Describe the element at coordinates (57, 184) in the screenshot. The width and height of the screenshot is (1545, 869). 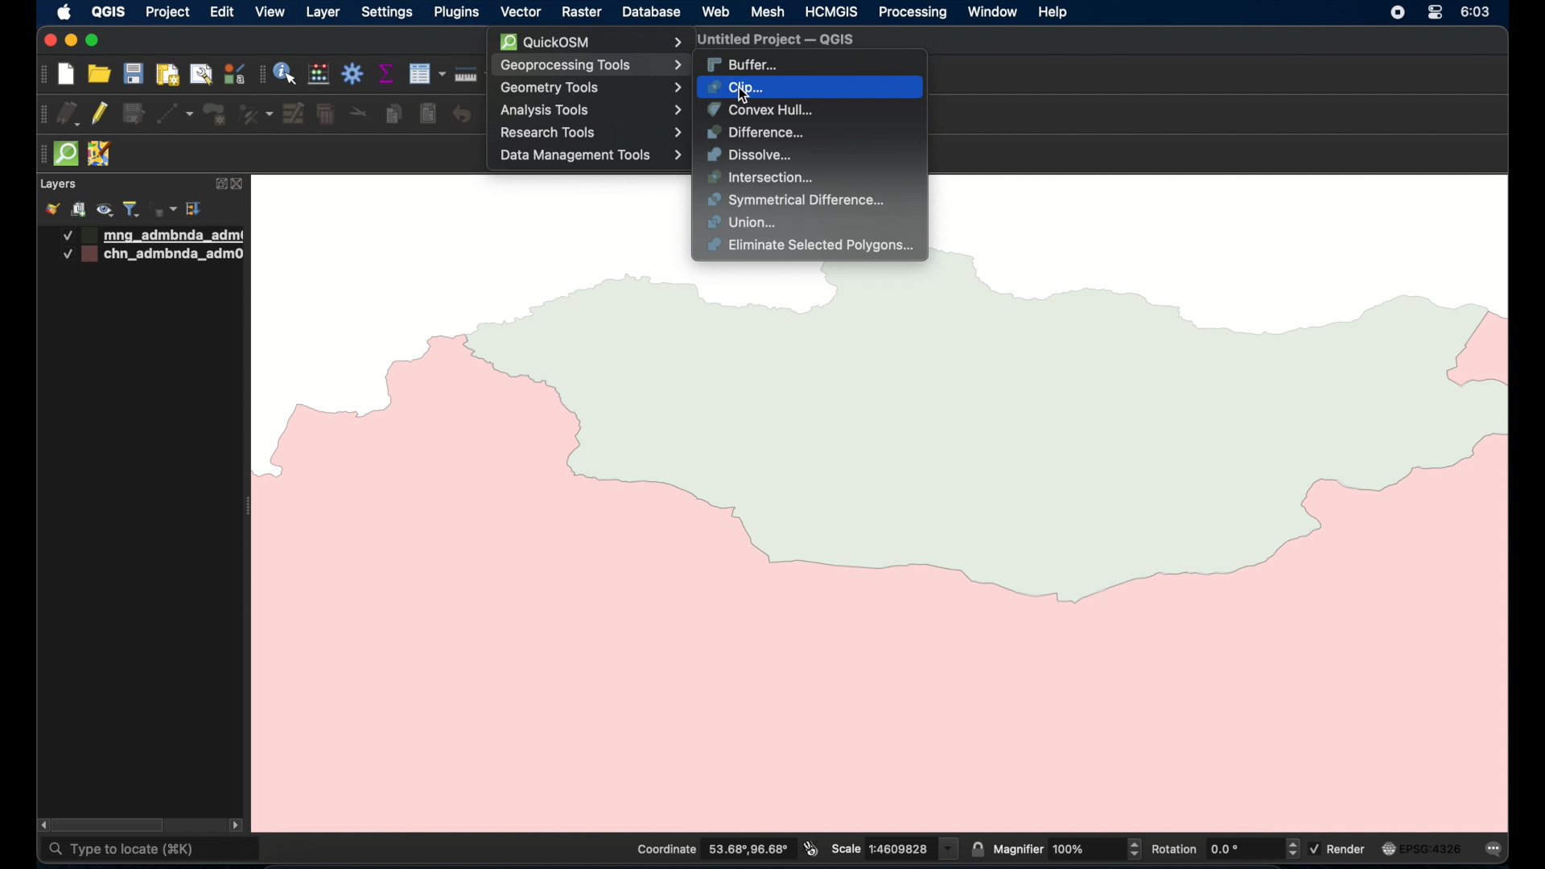
I see `layers ` at that location.